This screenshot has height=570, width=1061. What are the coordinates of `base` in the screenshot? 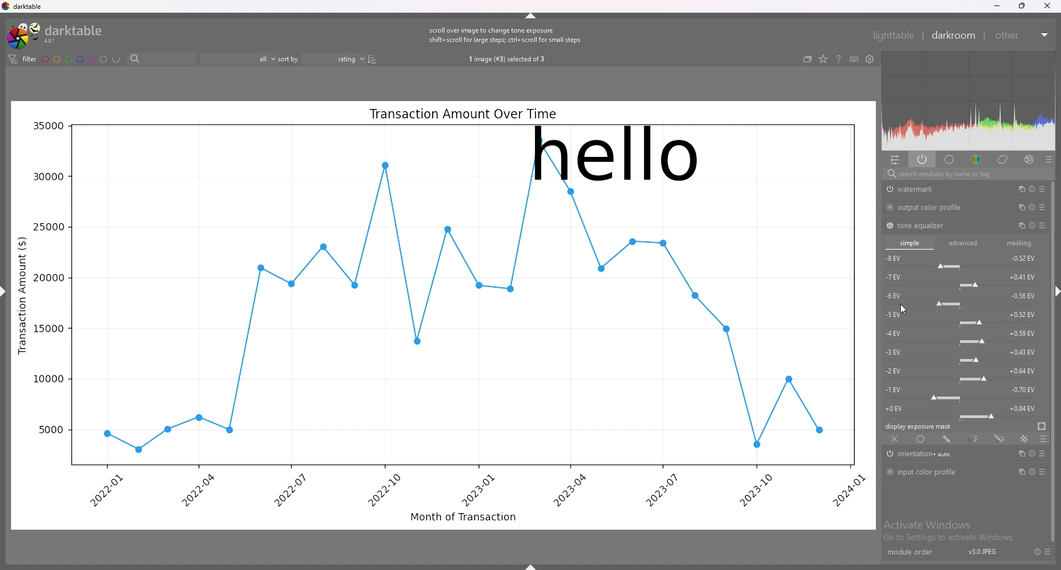 It's located at (950, 160).